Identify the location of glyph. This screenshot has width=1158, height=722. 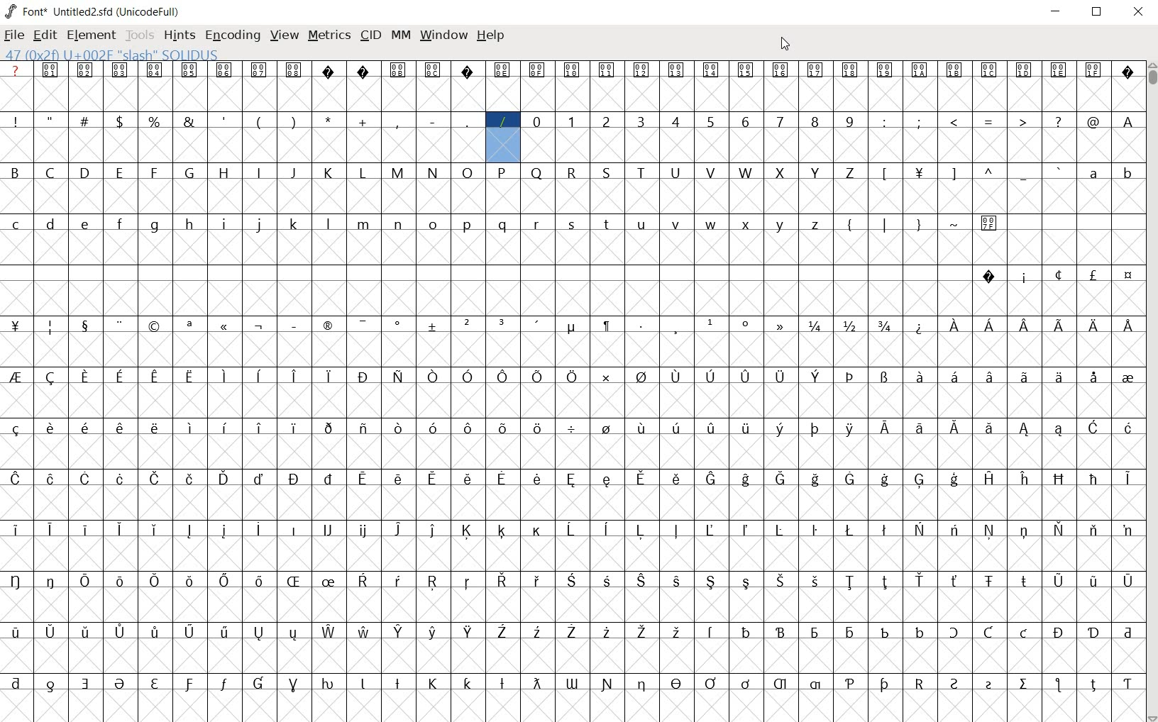
(258, 225).